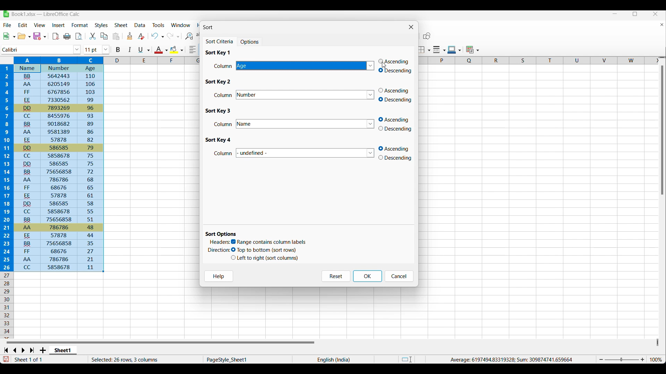 The width and height of the screenshot is (666, 374). I want to click on Window menu, so click(181, 25).